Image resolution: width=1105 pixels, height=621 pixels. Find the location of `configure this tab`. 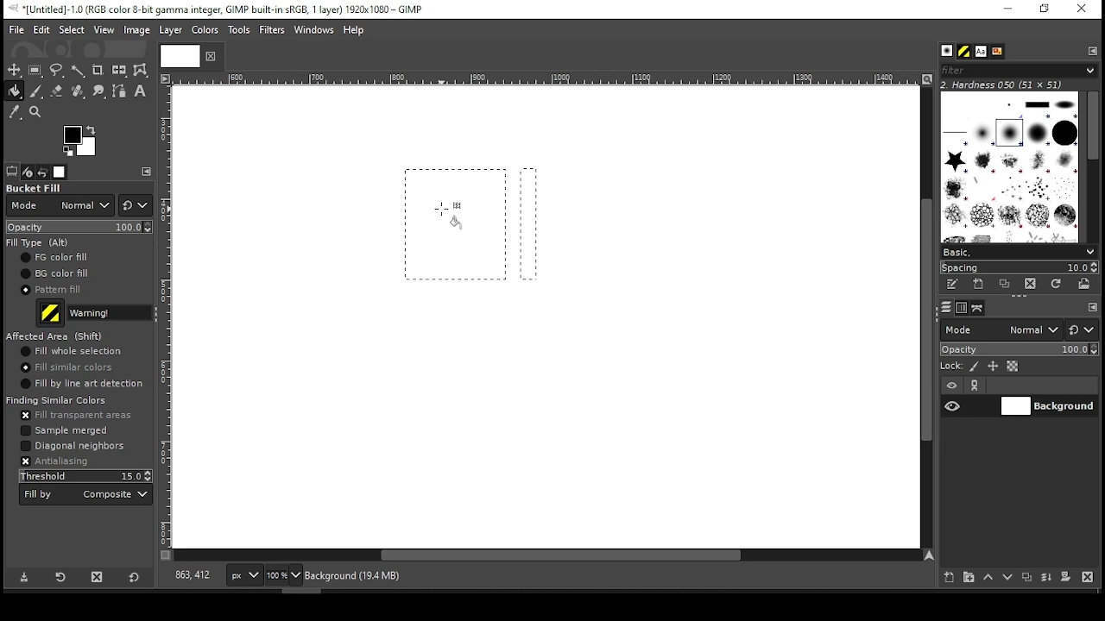

configure this tab is located at coordinates (1094, 50).